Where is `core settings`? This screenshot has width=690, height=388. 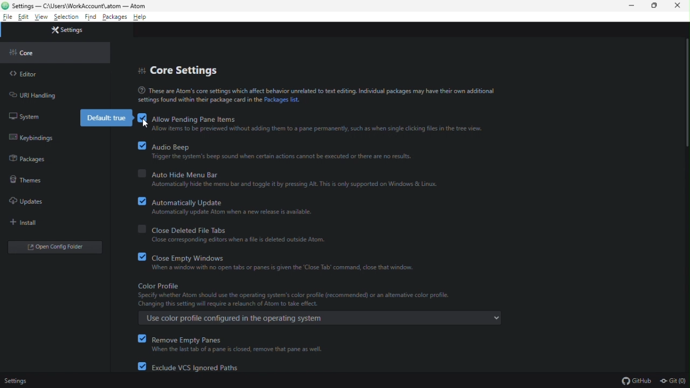 core settings is located at coordinates (180, 71).